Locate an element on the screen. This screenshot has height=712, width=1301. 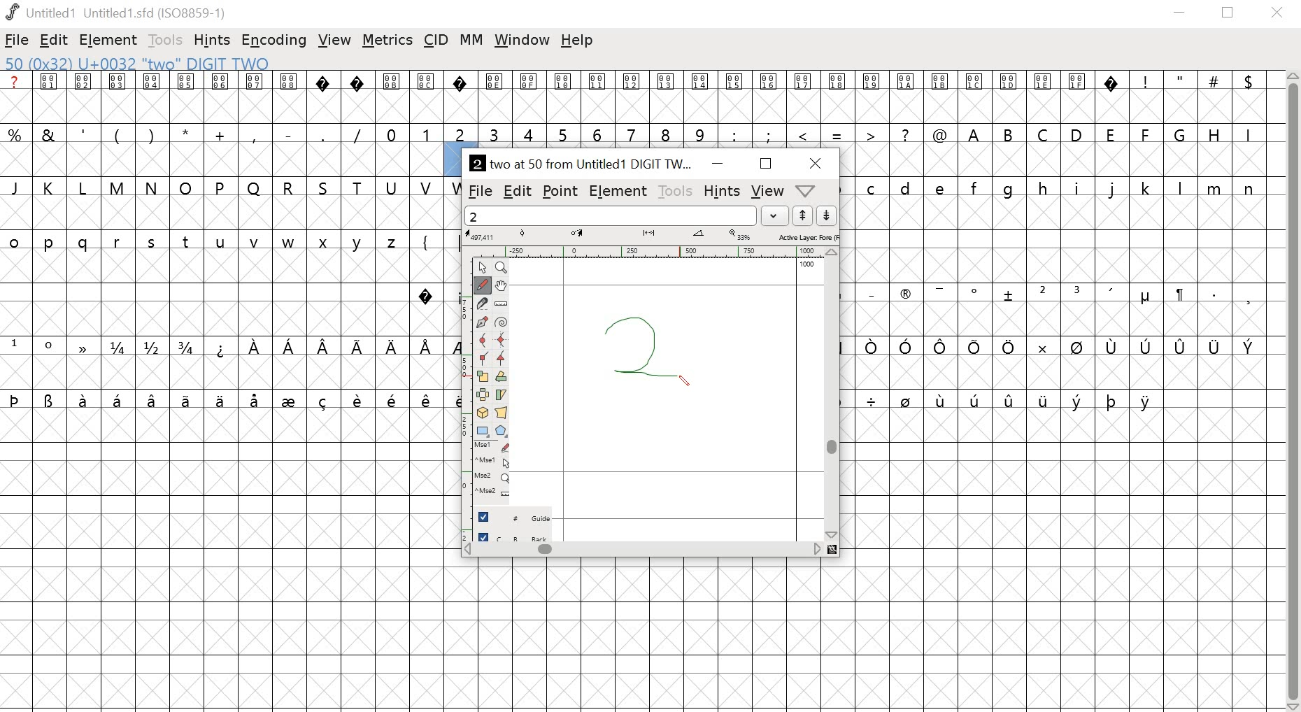
3D rotate is located at coordinates (483, 414).